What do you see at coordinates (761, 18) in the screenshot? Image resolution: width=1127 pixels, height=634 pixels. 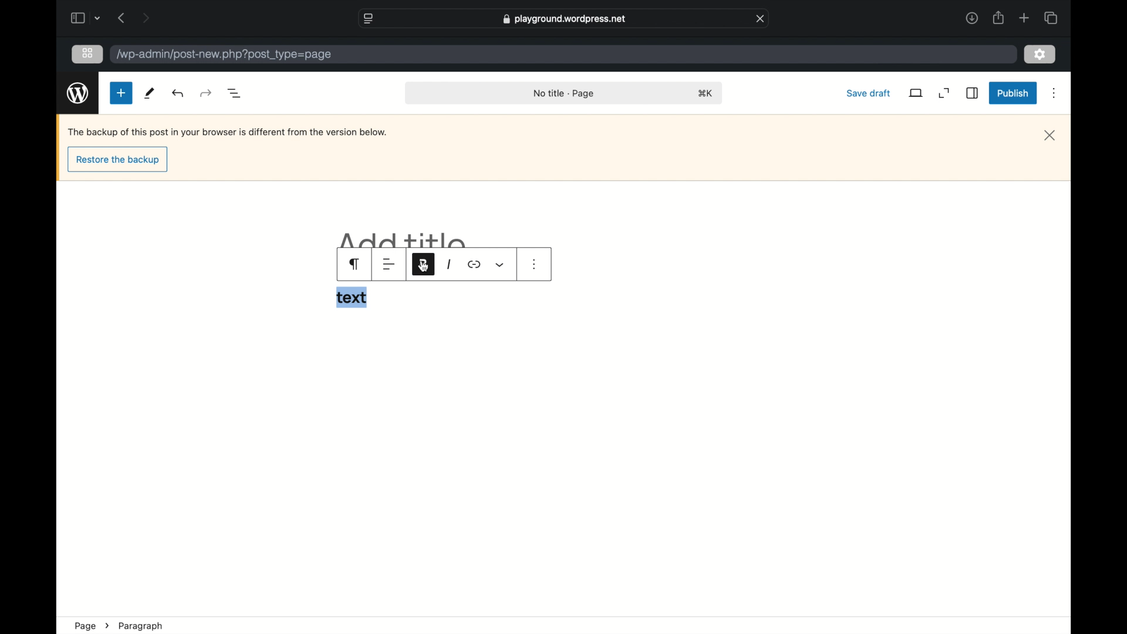 I see `close` at bounding box center [761, 18].